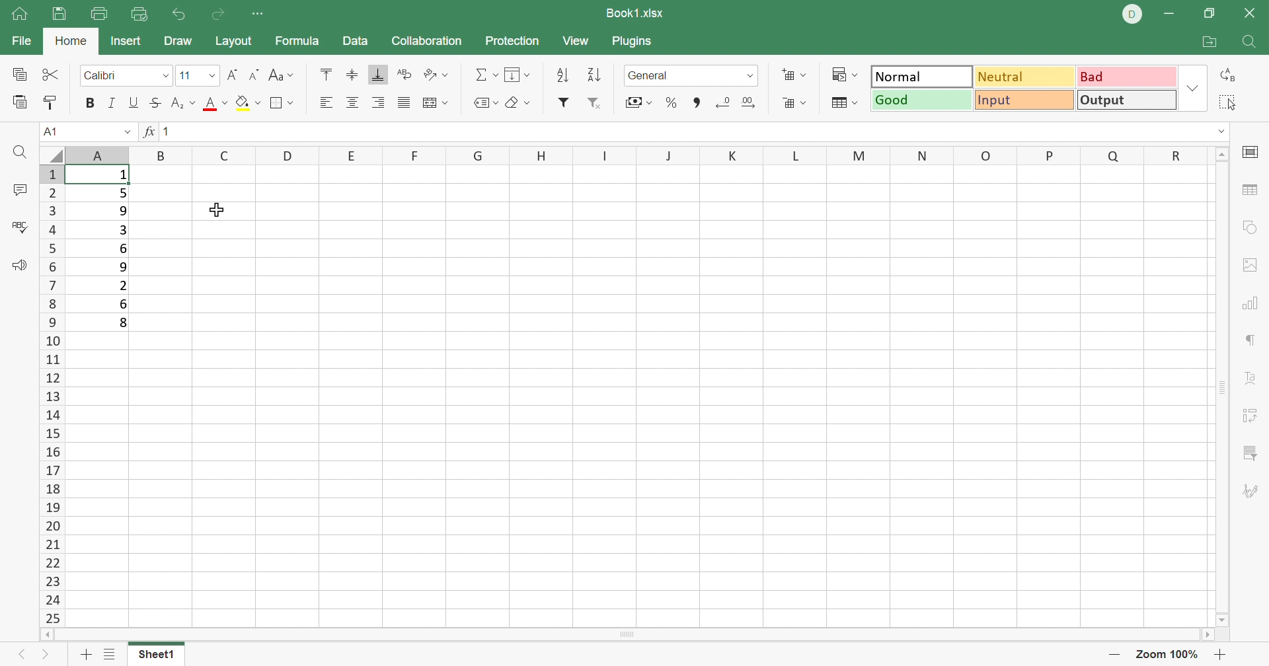 The height and width of the screenshot is (666, 1269). What do you see at coordinates (1252, 492) in the screenshot?
I see `Signature settings` at bounding box center [1252, 492].